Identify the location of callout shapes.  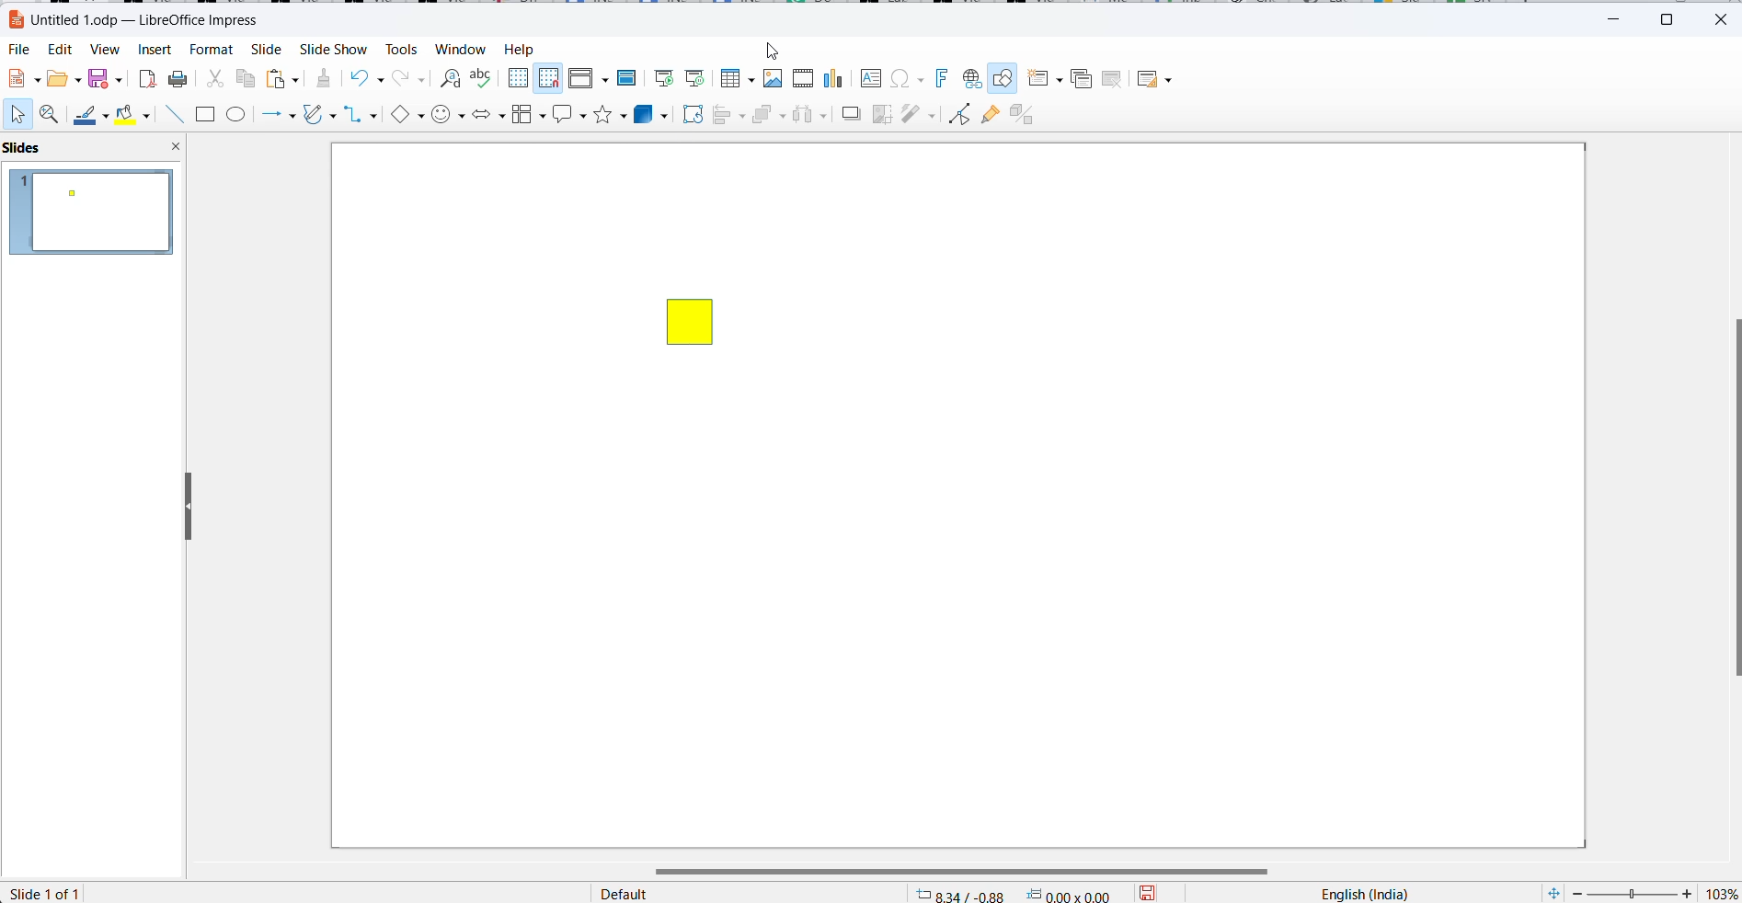
(570, 113).